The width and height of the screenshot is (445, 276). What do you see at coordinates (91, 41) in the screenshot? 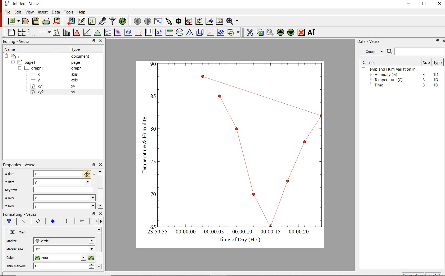
I see `restore down` at bounding box center [91, 41].